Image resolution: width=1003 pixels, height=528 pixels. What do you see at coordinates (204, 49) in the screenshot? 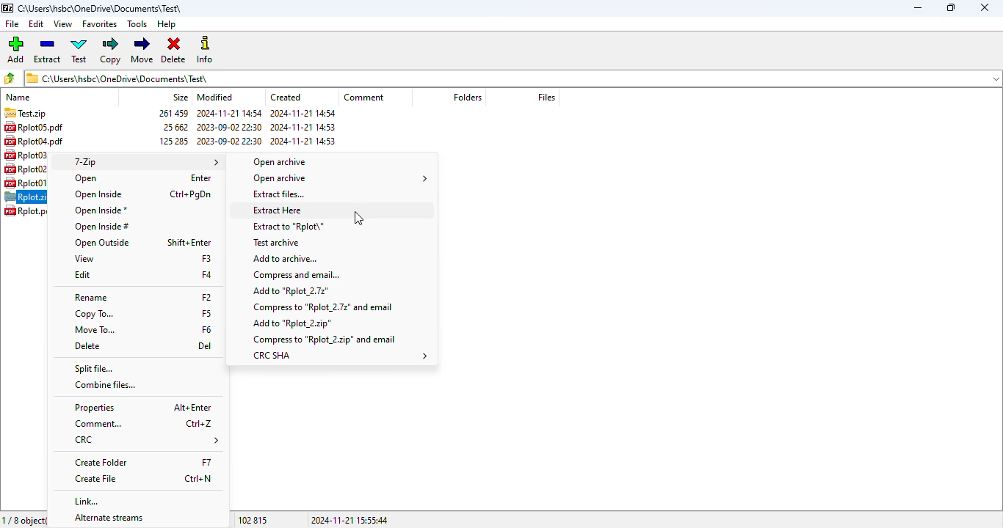
I see `info` at bounding box center [204, 49].